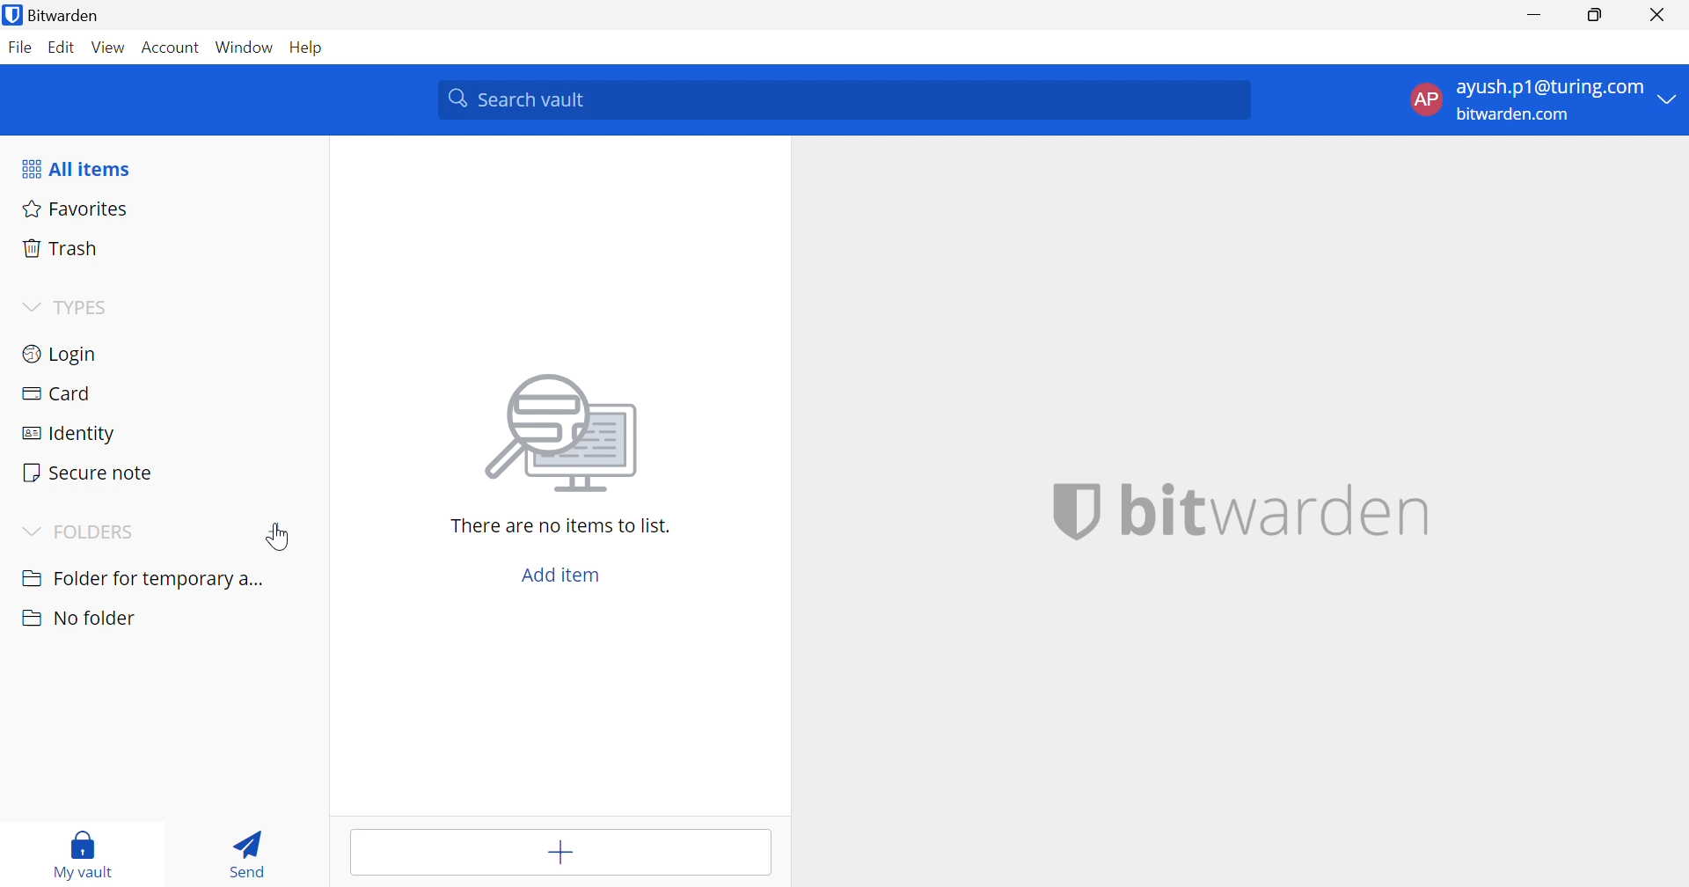 Image resolution: width=1689 pixels, height=887 pixels. I want to click on bitwarden logo, so click(1065, 512).